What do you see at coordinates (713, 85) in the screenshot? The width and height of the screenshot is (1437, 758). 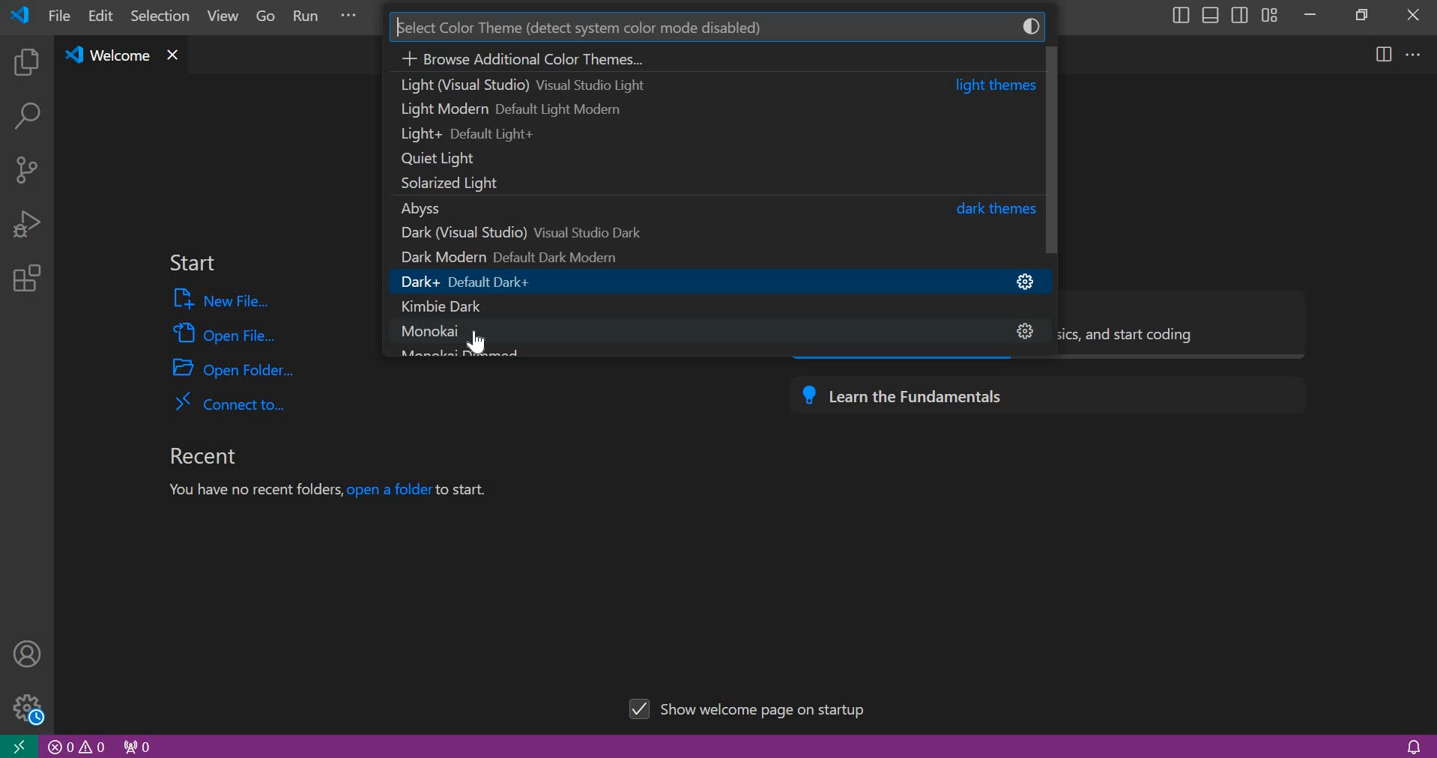 I see `Light` at bounding box center [713, 85].